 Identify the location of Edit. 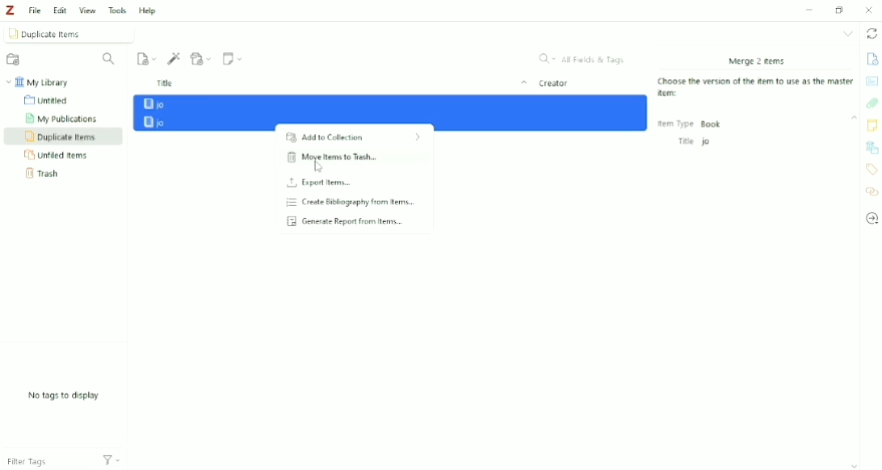
(60, 10).